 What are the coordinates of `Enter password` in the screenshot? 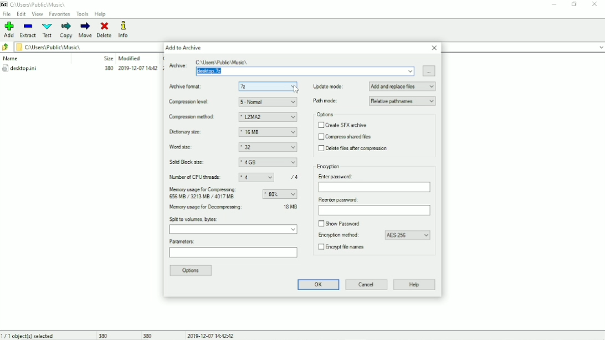 It's located at (373, 183).